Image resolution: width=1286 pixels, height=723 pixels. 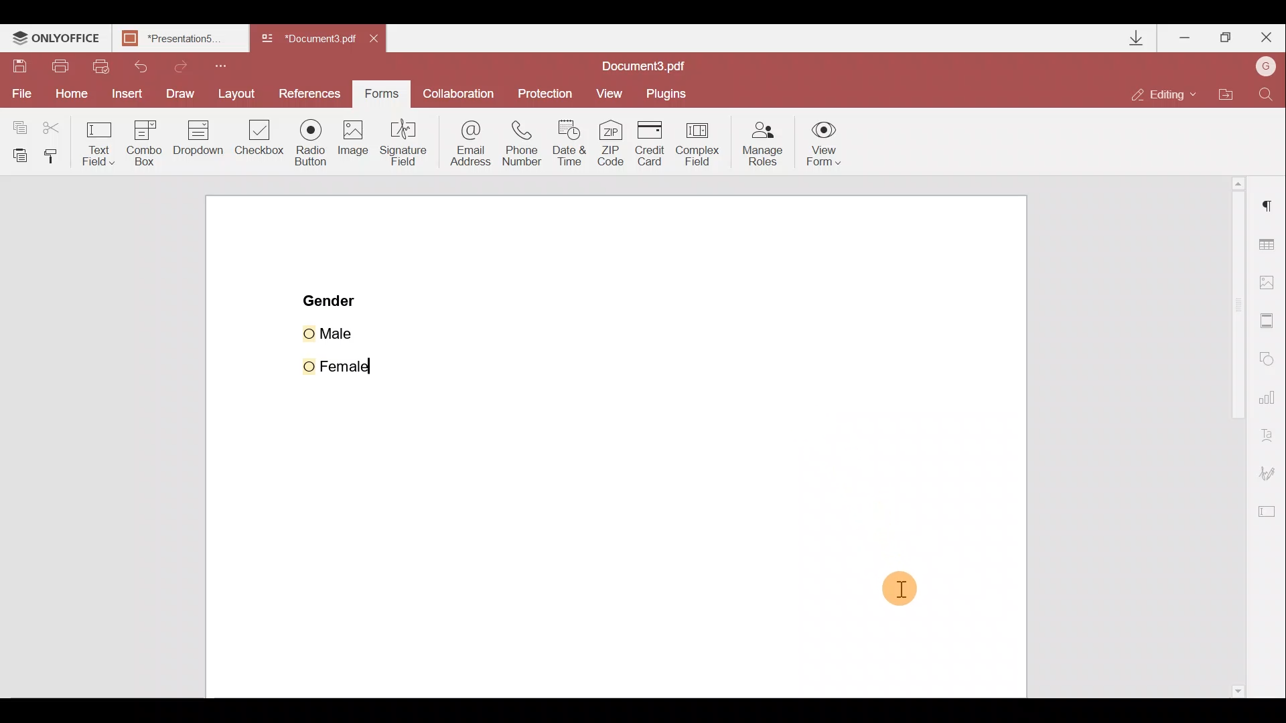 What do you see at coordinates (180, 92) in the screenshot?
I see `Draw` at bounding box center [180, 92].